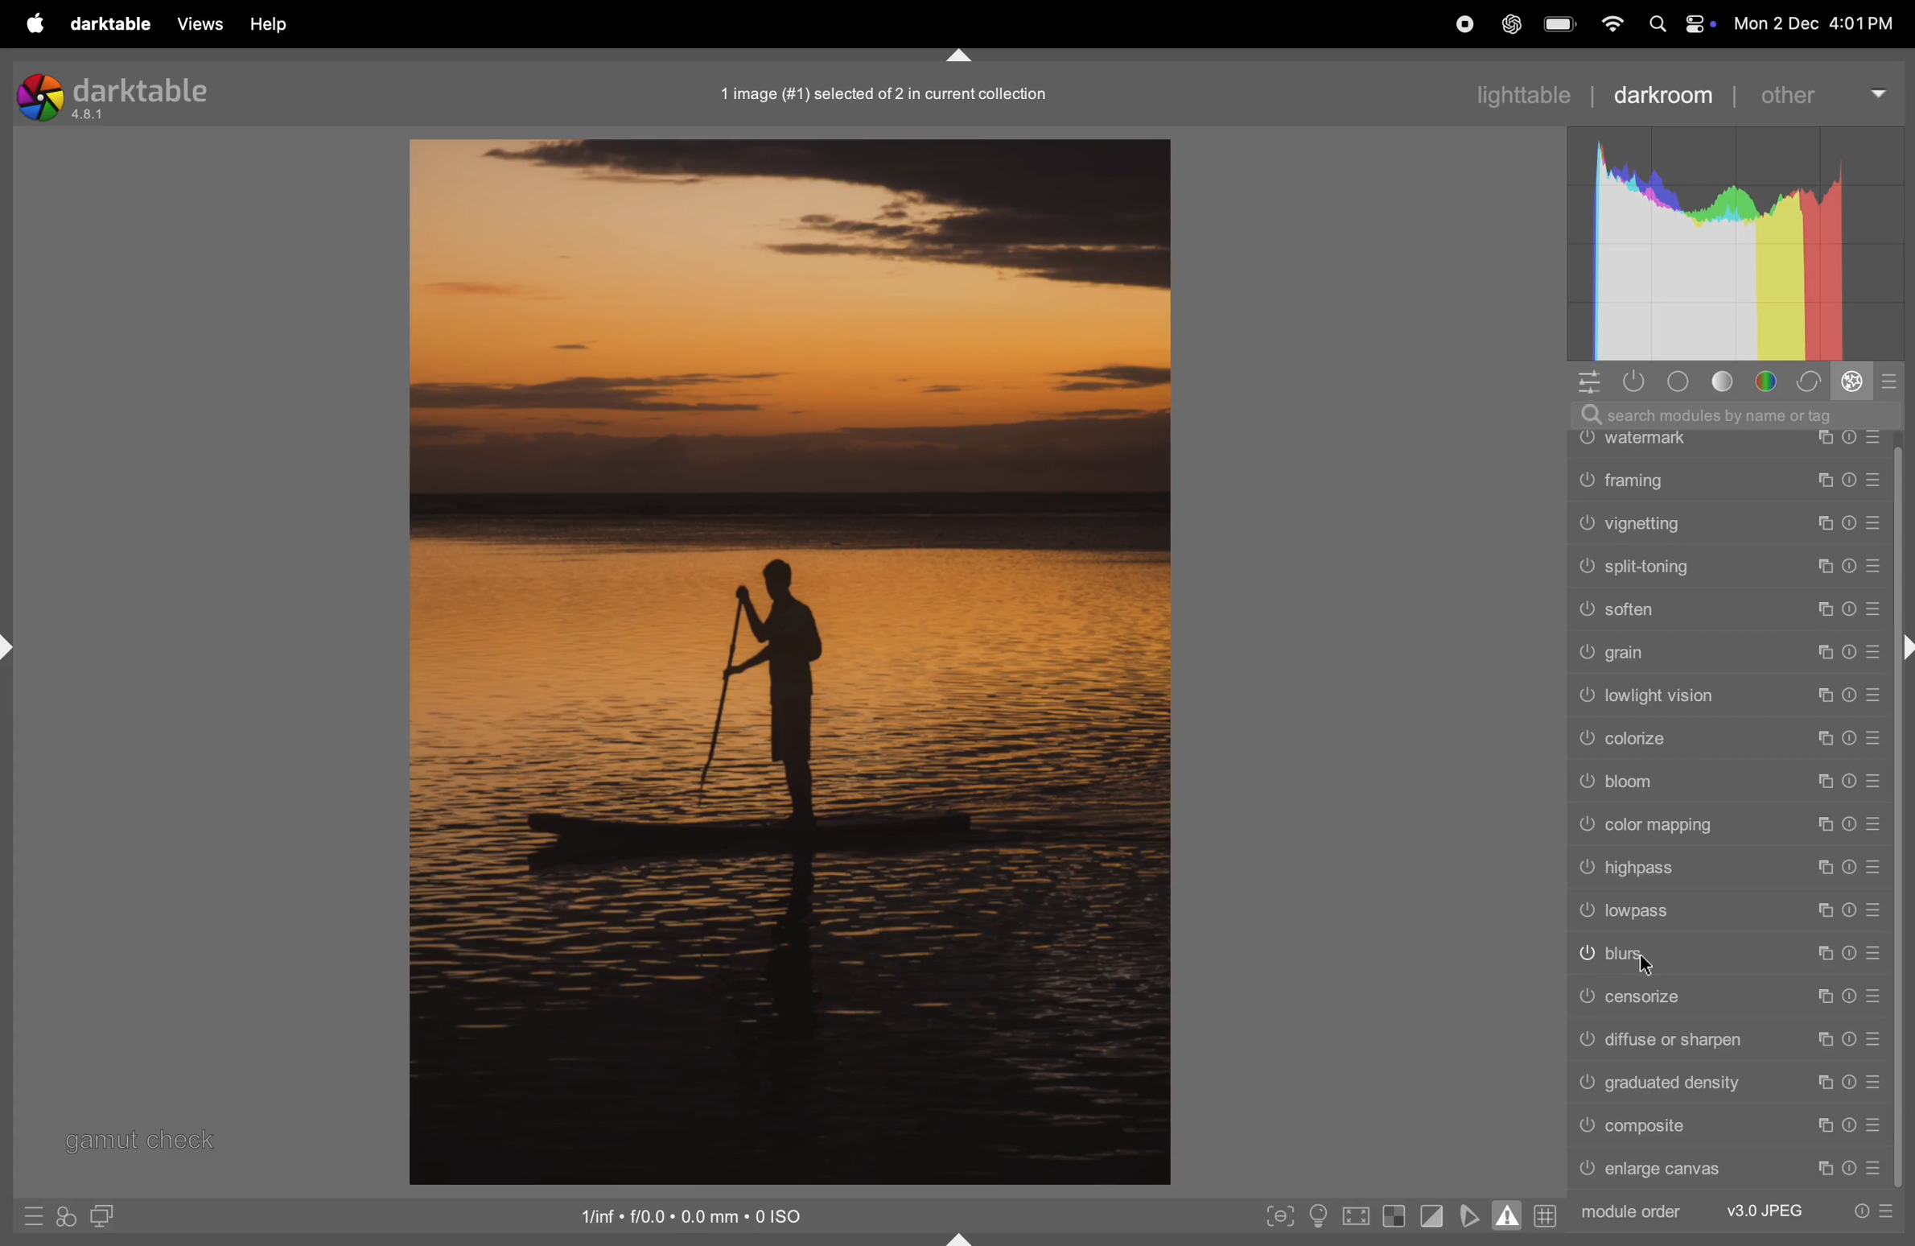 The width and height of the screenshot is (1915, 1246). Describe the element at coordinates (1546, 1215) in the screenshot. I see `grid` at that location.